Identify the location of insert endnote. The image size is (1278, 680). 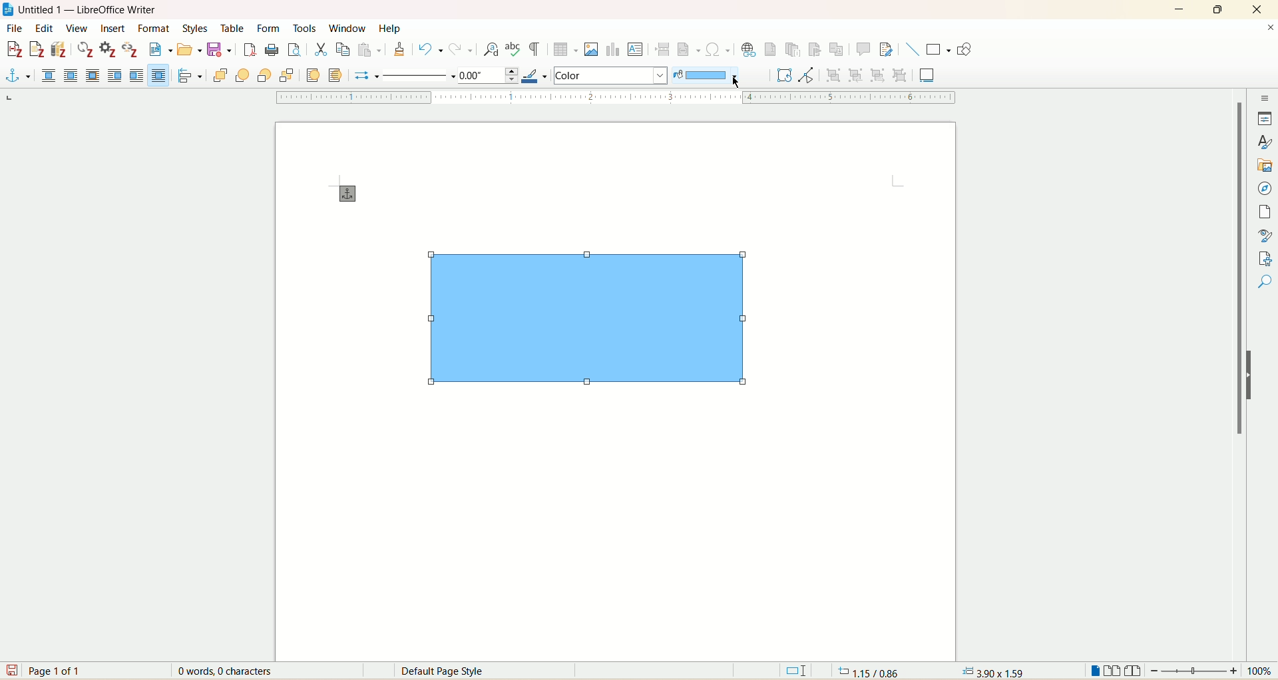
(794, 50).